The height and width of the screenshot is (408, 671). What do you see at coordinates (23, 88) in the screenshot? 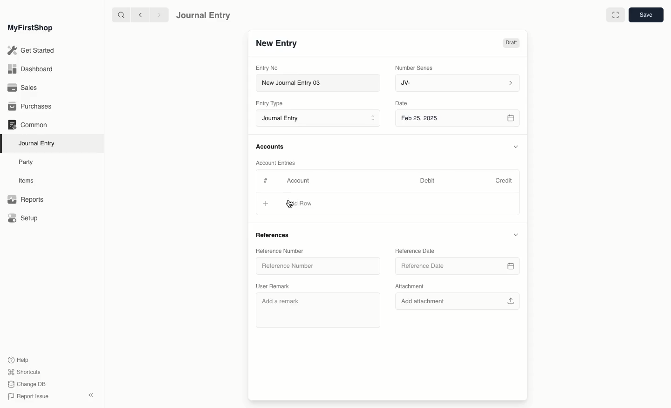
I see `Sales` at bounding box center [23, 88].